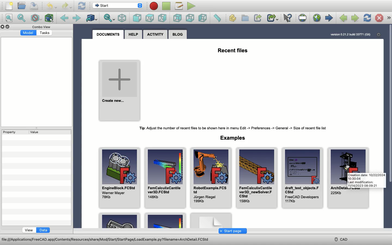  Describe the element at coordinates (302, 18) in the screenshot. I see `Set URL` at that location.